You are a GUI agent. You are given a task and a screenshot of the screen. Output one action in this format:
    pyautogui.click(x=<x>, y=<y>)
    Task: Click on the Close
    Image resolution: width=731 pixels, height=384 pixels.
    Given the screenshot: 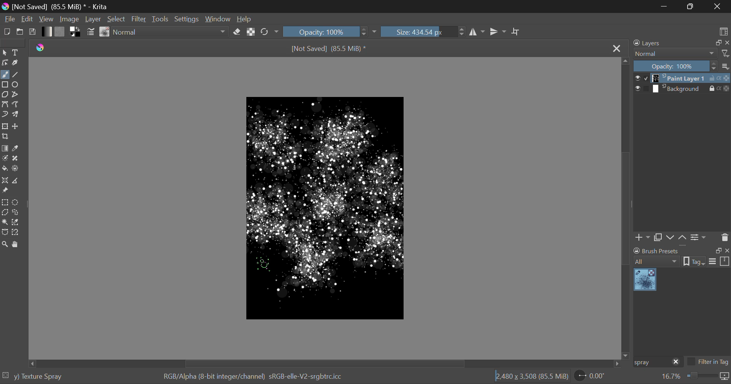 What is the action you would take?
    pyautogui.click(x=616, y=49)
    